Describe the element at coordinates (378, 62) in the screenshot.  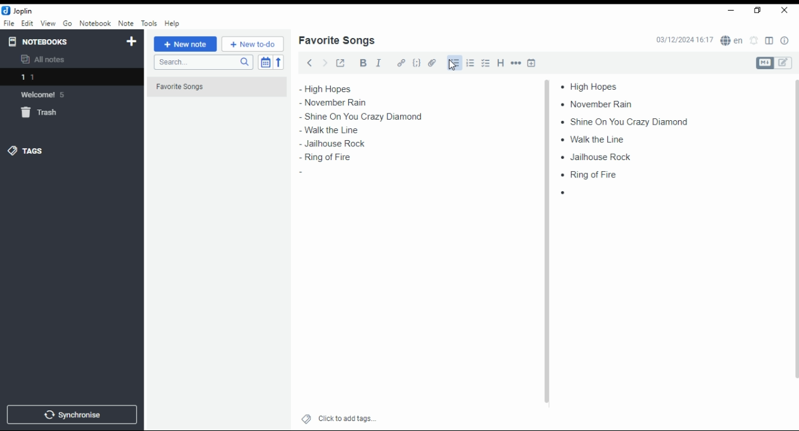
I see `italics` at that location.